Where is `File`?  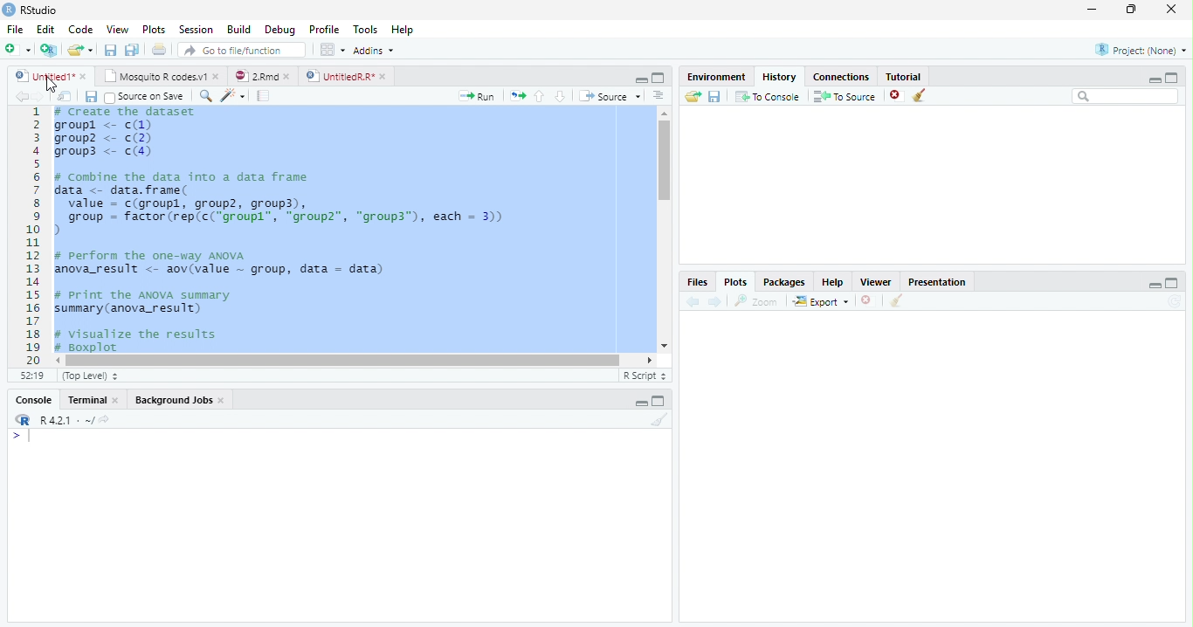 File is located at coordinates (13, 27).